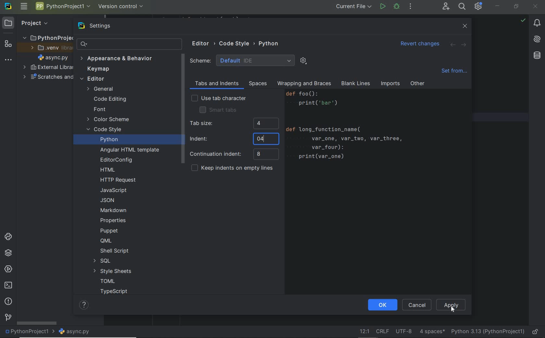  I want to click on HTTP REQUEST, so click(119, 180).